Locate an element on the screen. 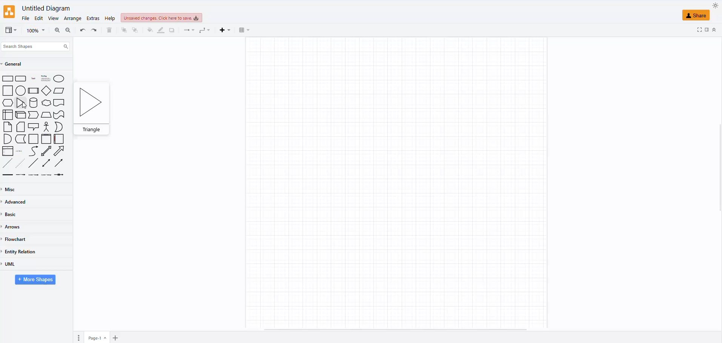 This screenshot has height=343, width=722. format is located at coordinates (707, 31).